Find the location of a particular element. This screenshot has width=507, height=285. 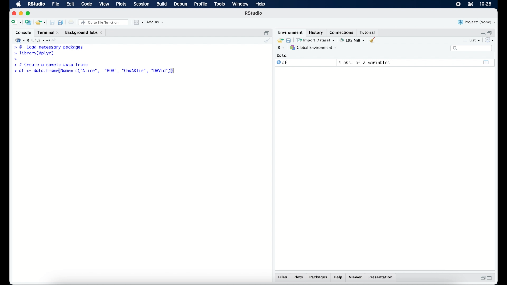

clear console is located at coordinates (267, 41).